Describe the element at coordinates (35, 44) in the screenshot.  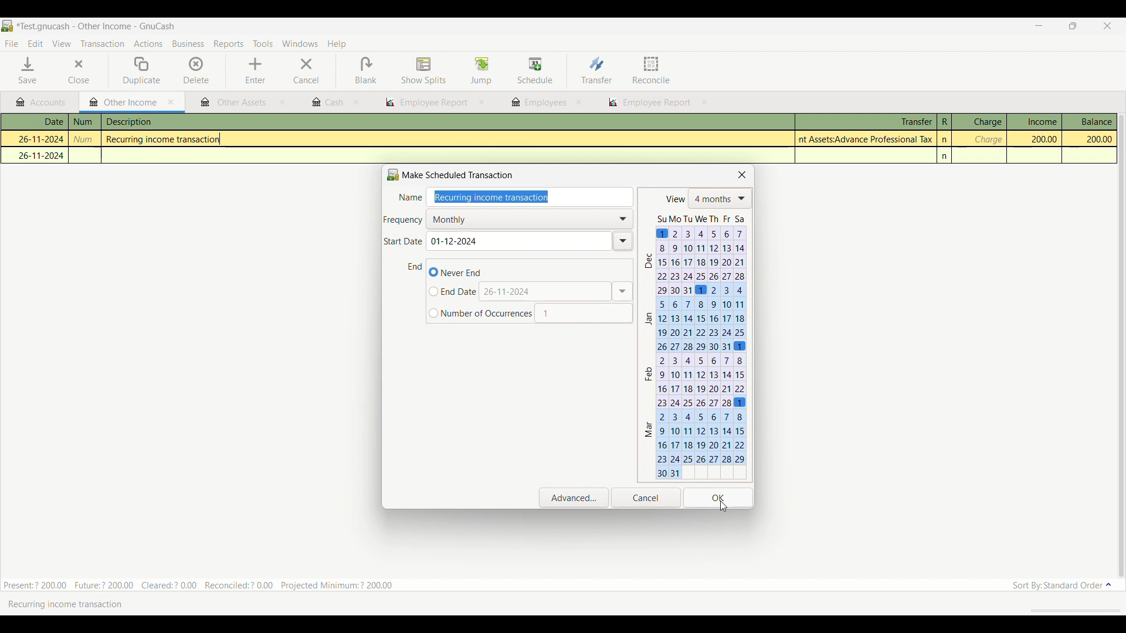
I see `Edit menu` at that location.